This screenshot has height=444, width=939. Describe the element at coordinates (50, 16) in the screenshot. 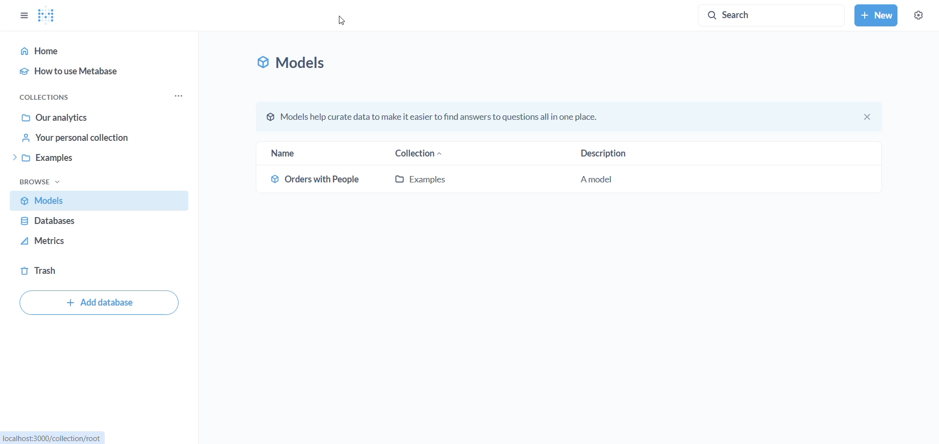

I see `Metabase logo` at that location.